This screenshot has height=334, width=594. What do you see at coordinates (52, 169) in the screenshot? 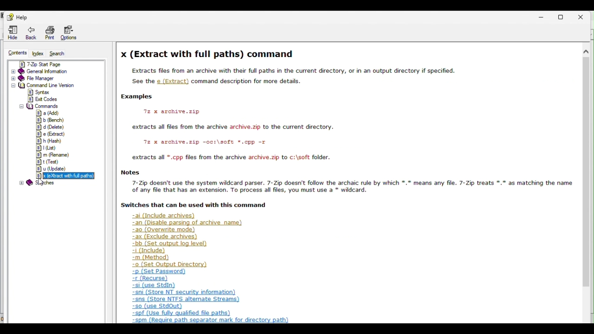
I see `u (Update)` at bounding box center [52, 169].